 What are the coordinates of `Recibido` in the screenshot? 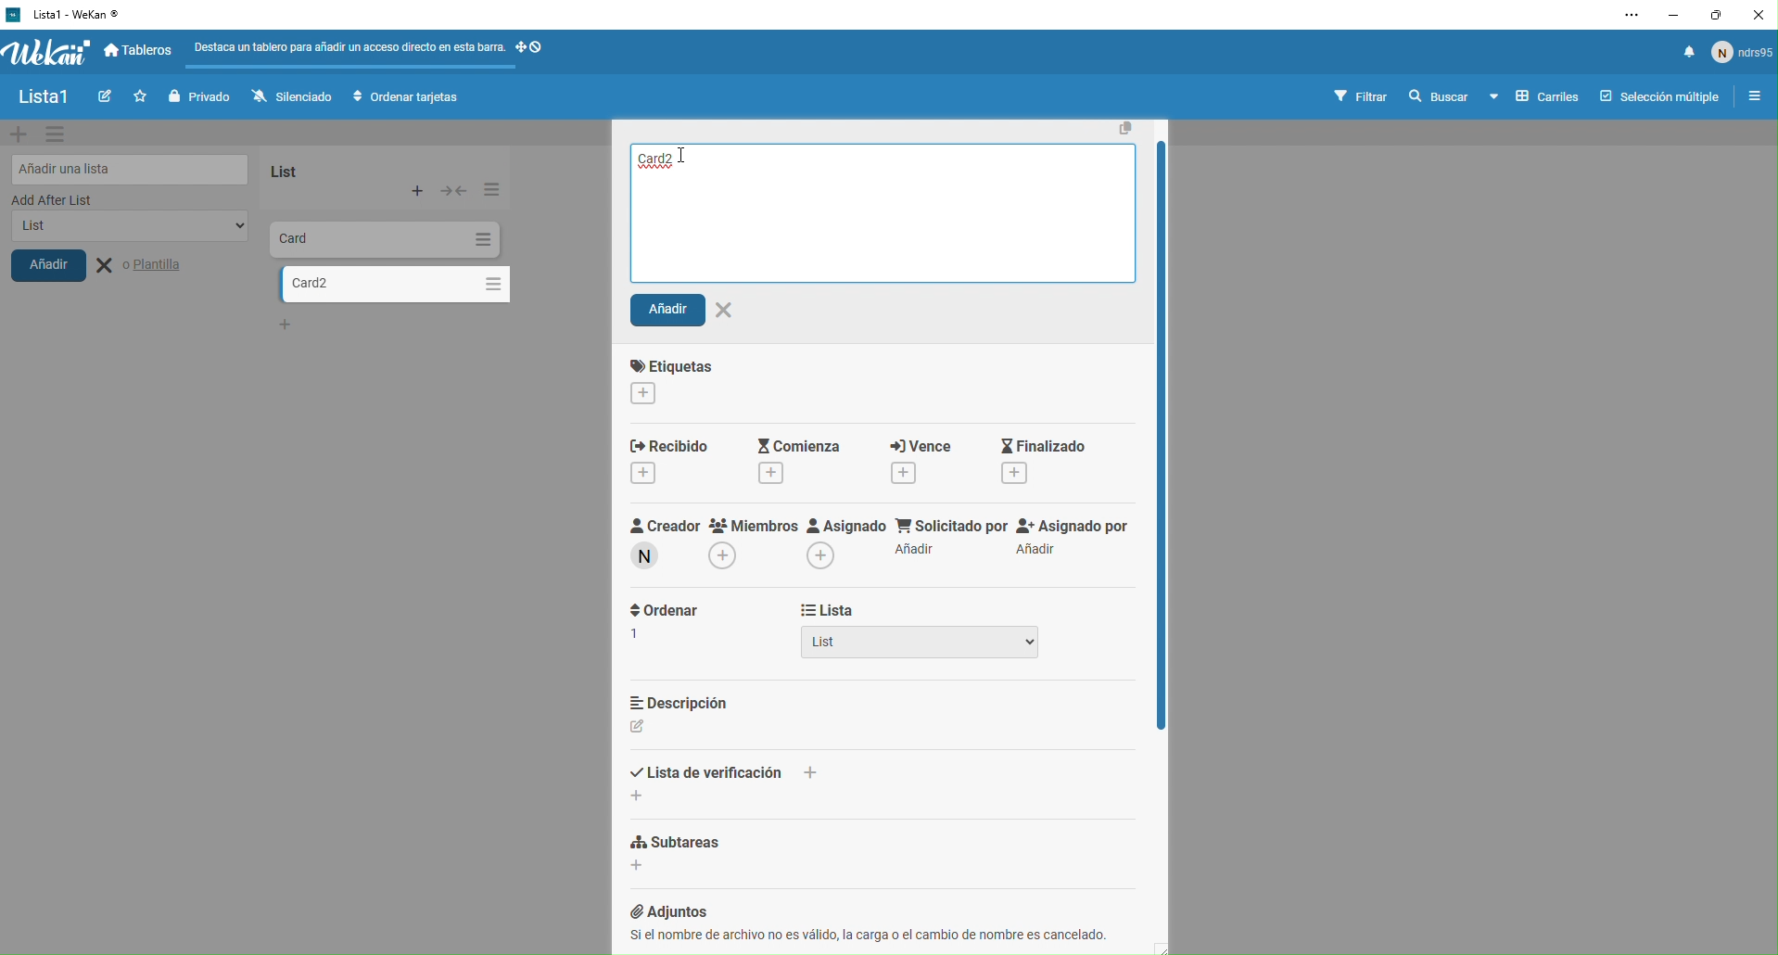 It's located at (674, 458).